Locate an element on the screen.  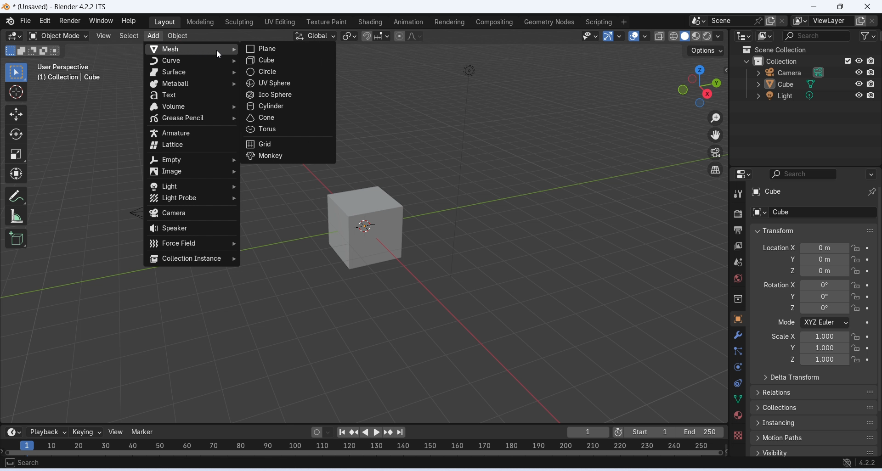
solid viewport shading is located at coordinates (684, 36).